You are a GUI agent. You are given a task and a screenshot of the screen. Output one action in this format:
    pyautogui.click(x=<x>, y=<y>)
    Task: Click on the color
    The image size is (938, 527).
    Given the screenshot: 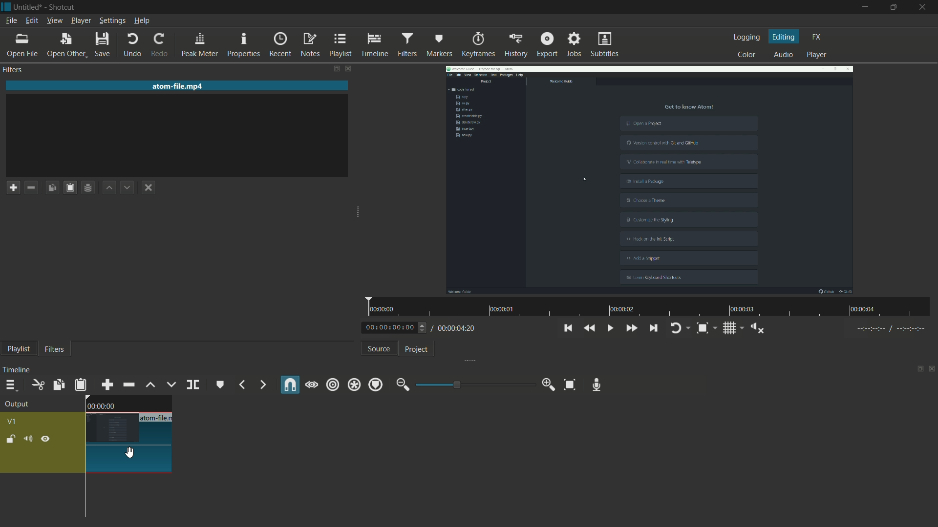 What is the action you would take?
    pyautogui.click(x=744, y=55)
    